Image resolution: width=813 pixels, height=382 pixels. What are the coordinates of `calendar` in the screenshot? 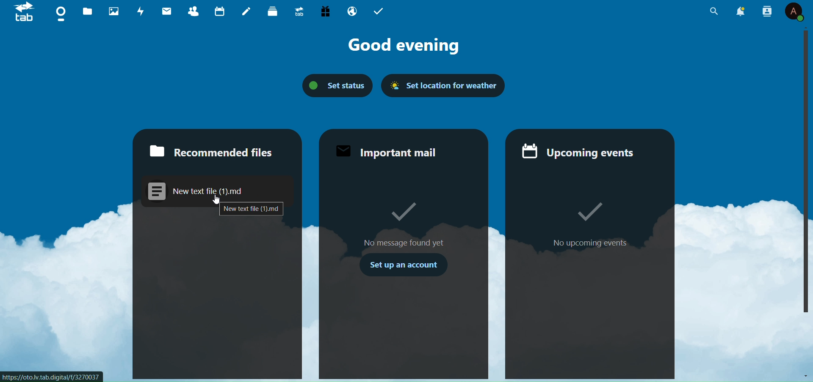 It's located at (218, 11).